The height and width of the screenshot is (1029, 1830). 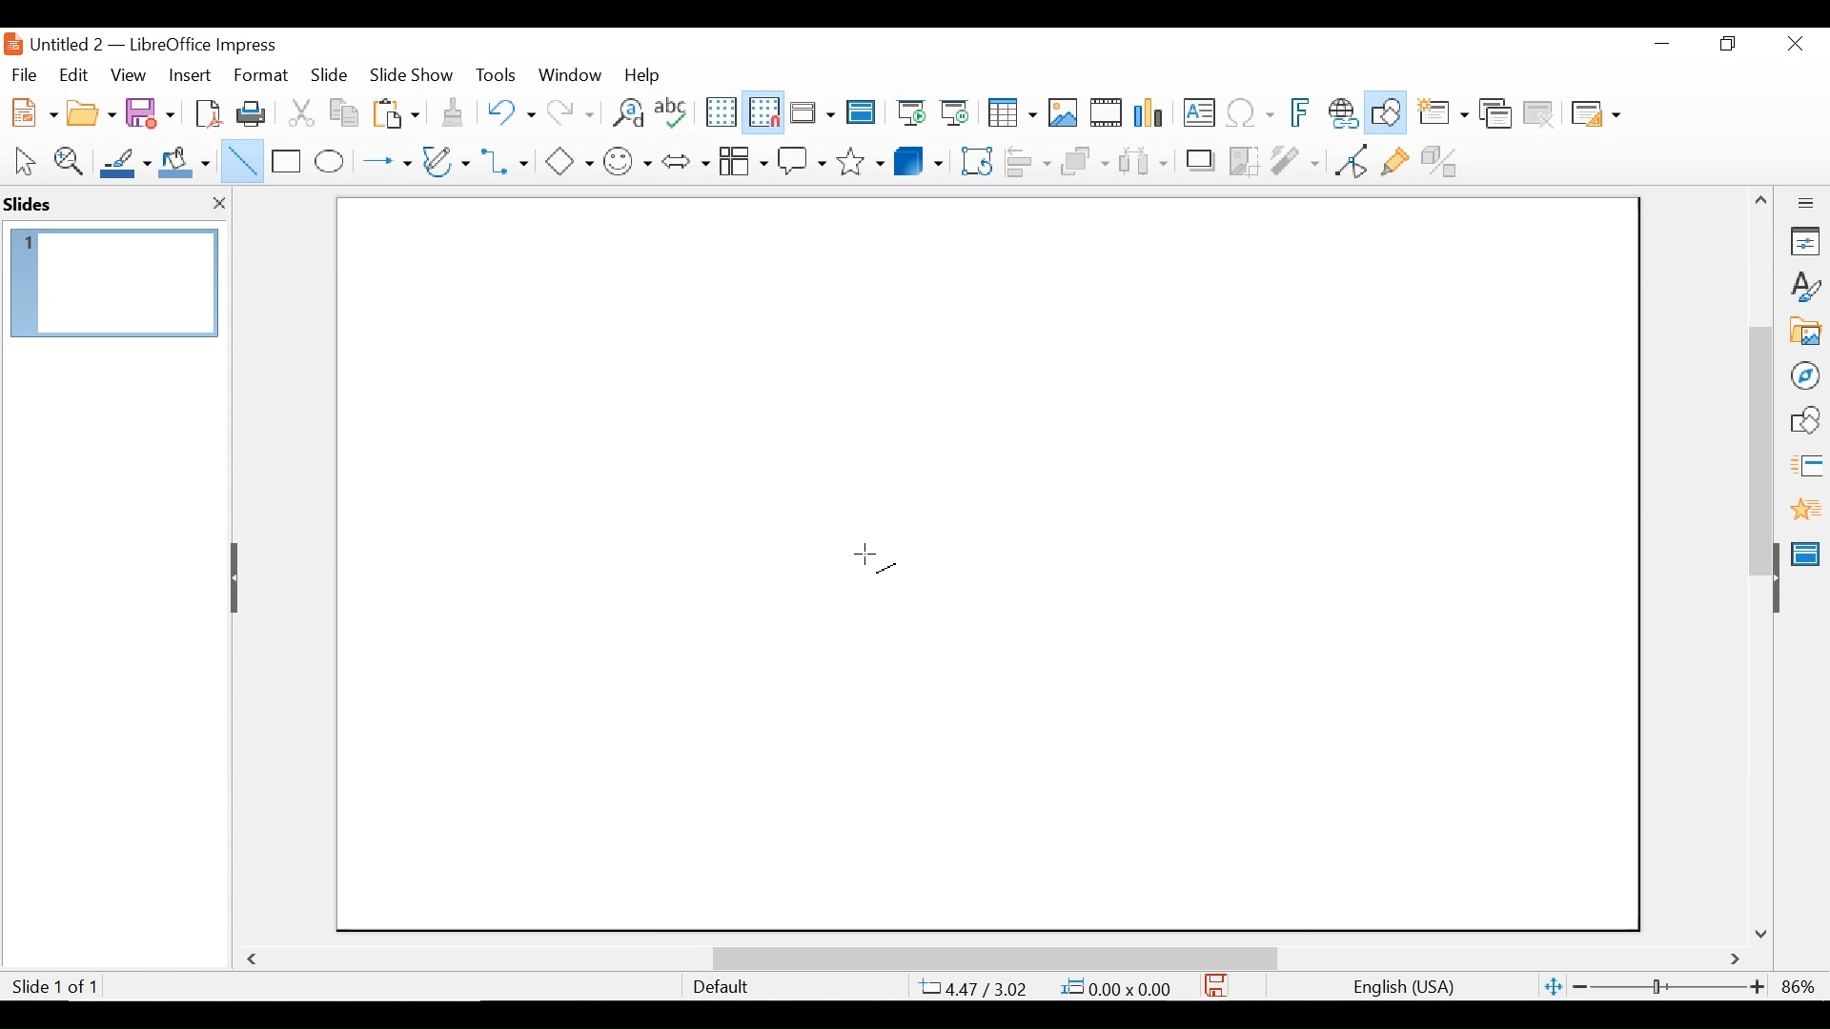 What do you see at coordinates (720, 112) in the screenshot?
I see `Display Grid` at bounding box center [720, 112].